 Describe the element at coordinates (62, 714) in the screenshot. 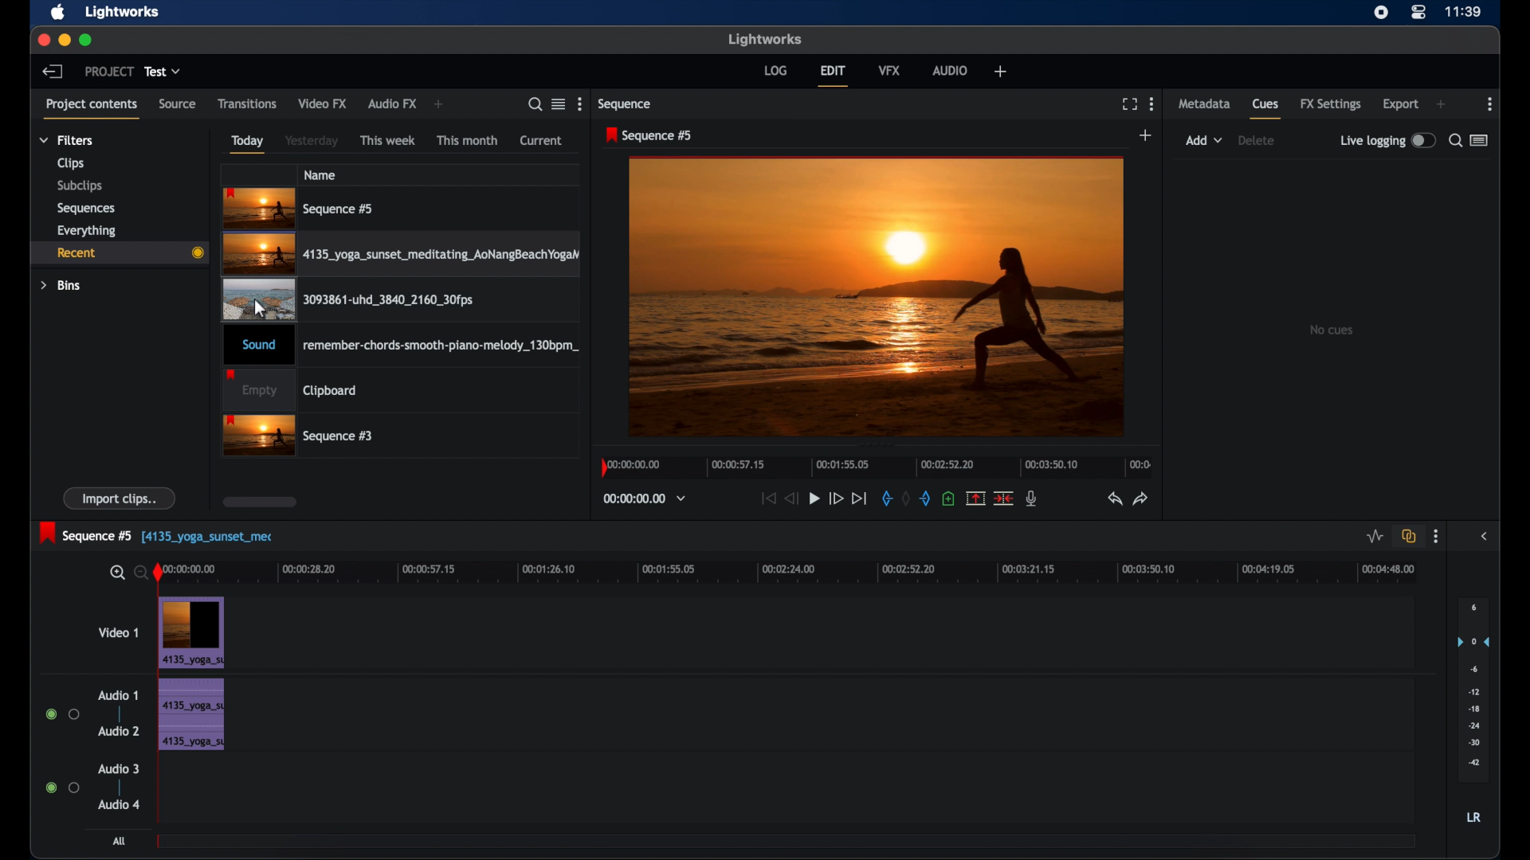

I see `radio buttons` at that location.